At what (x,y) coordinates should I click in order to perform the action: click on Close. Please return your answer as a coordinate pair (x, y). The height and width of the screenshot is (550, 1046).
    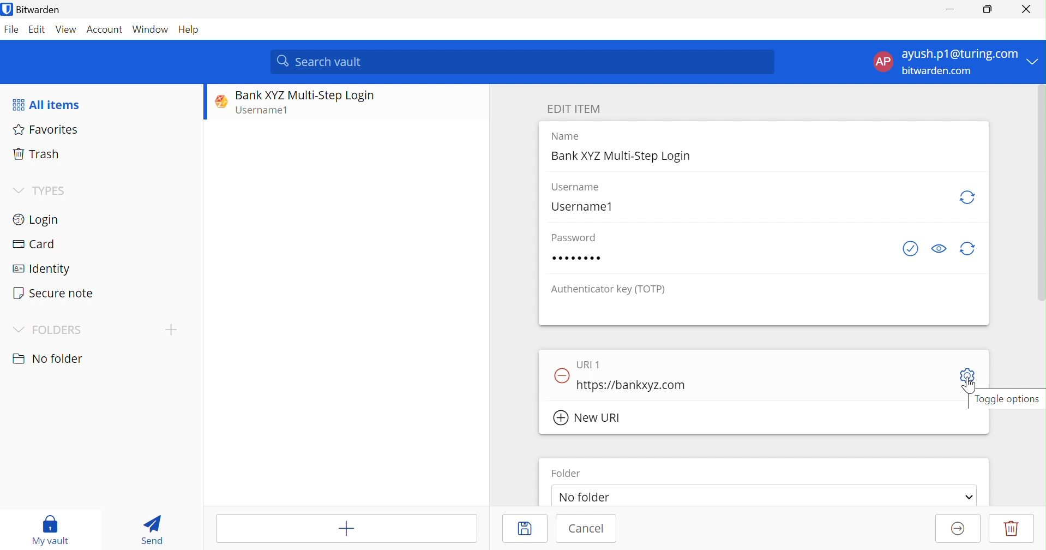
    Looking at the image, I should click on (1029, 9).